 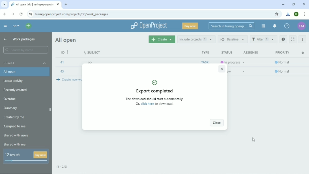 What do you see at coordinates (284, 39) in the screenshot?
I see `Open details view` at bounding box center [284, 39].